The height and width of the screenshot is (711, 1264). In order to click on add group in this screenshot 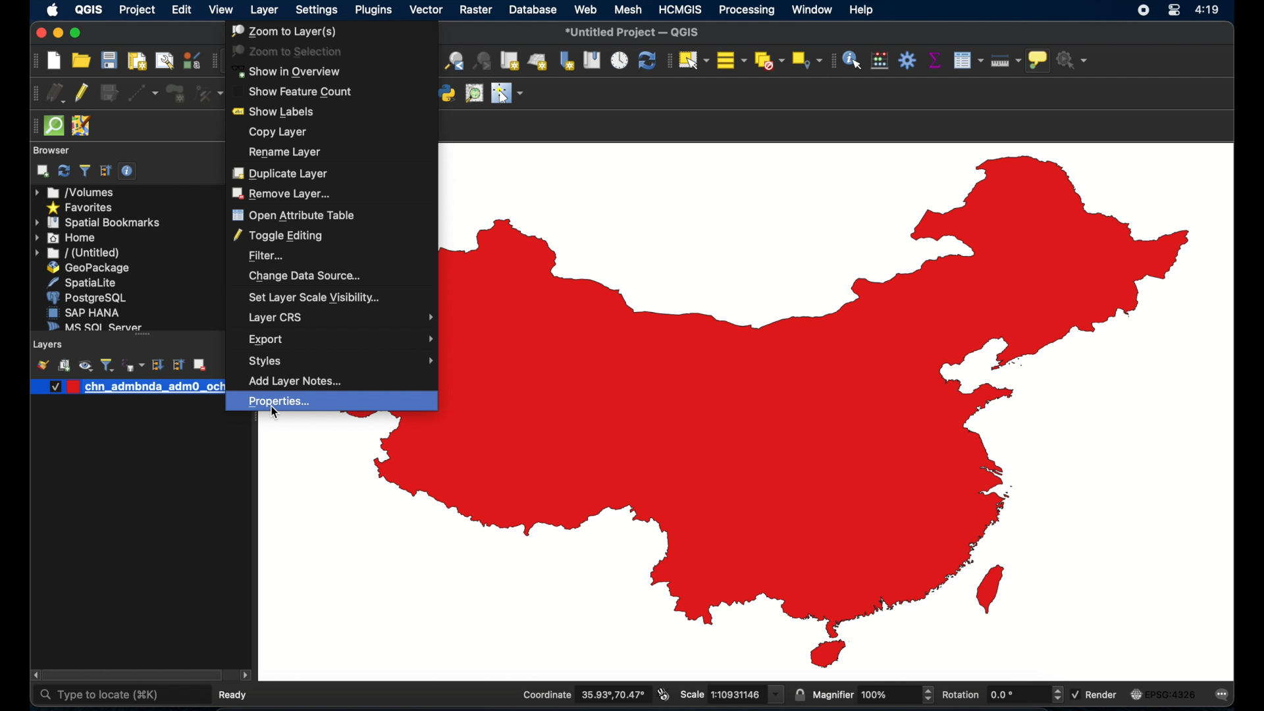, I will do `click(64, 366)`.